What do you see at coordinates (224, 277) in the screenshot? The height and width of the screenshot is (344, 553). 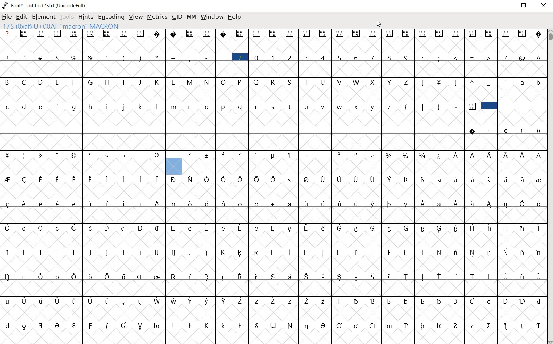 I see `Symbol` at bounding box center [224, 277].